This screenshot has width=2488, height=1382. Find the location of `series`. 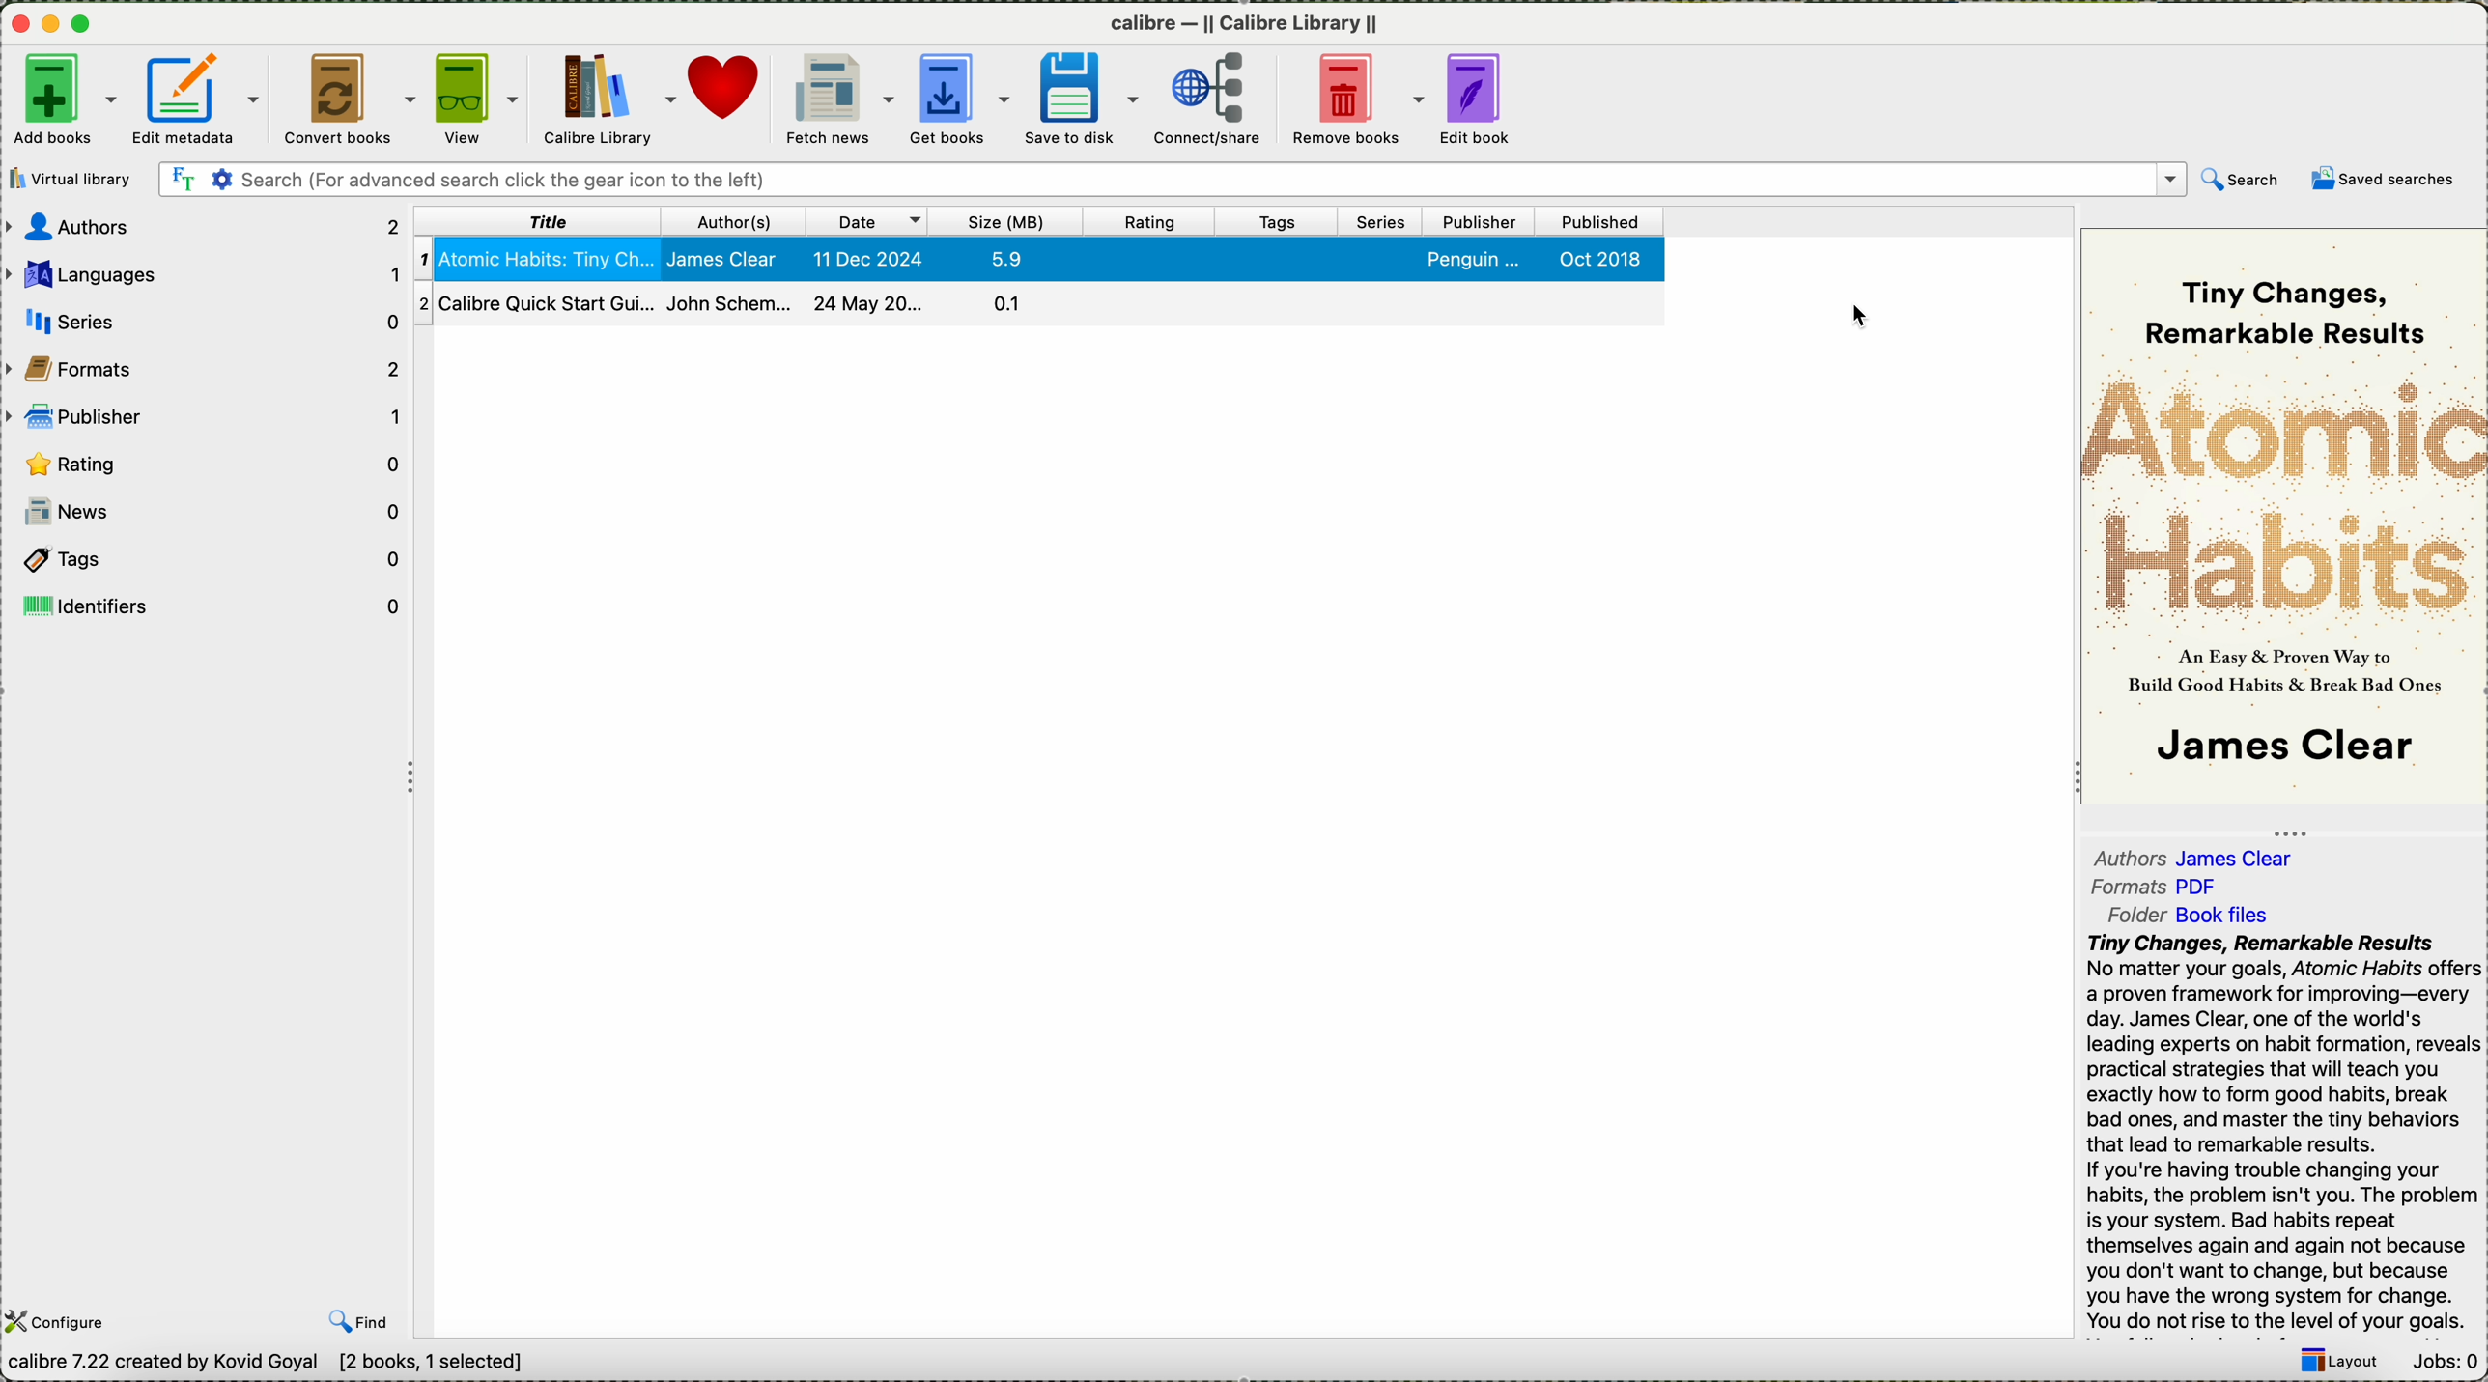

series is located at coordinates (209, 321).